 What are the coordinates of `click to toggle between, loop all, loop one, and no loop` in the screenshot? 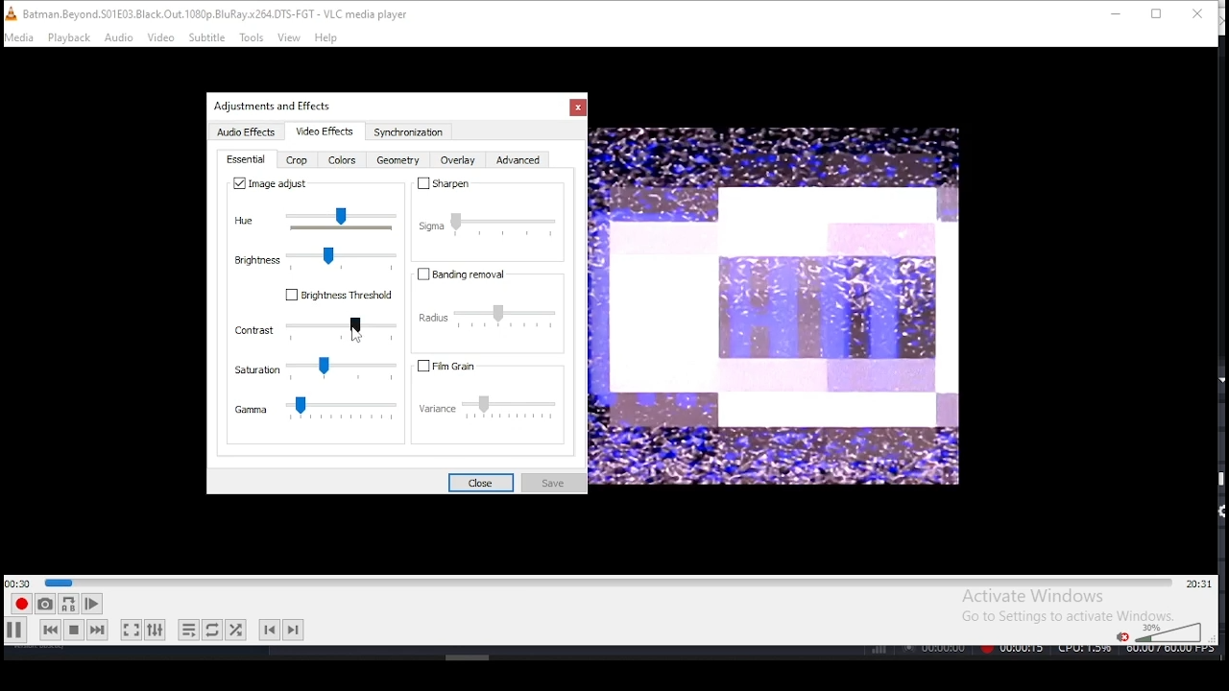 It's located at (210, 631).